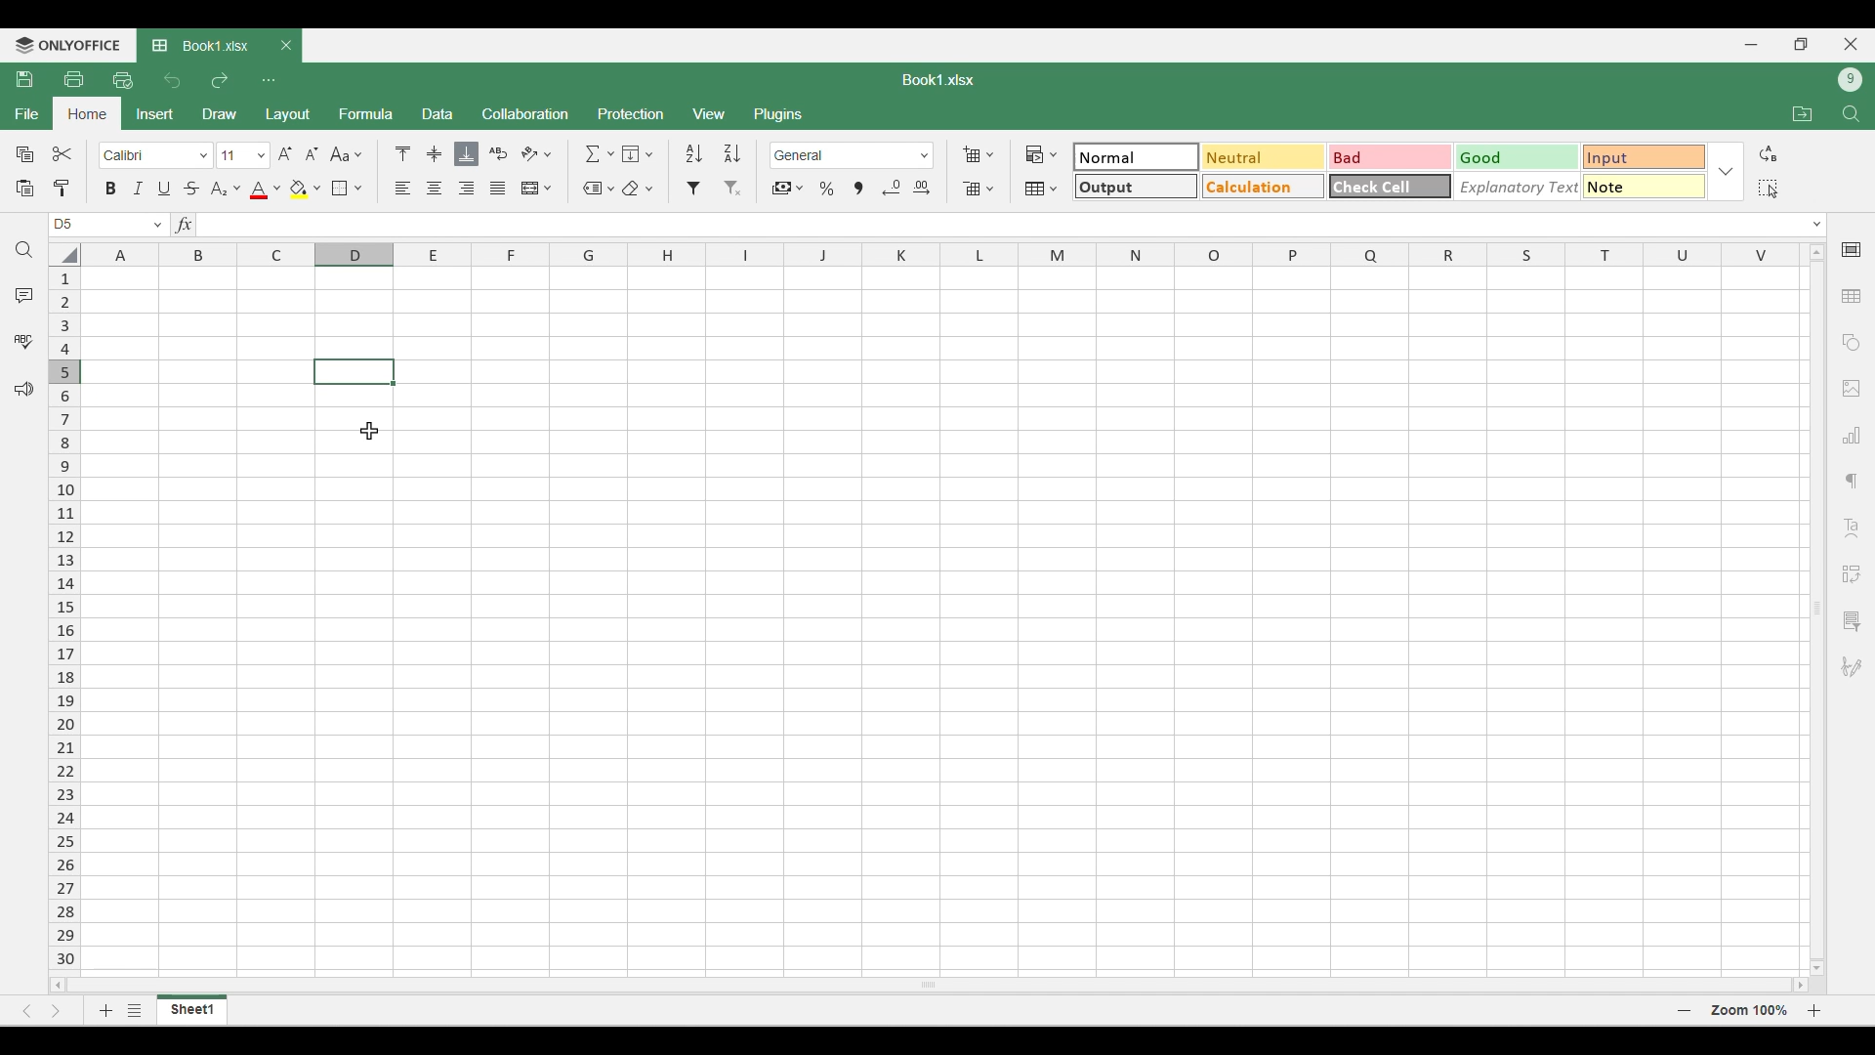 This screenshot has width=1875, height=1055. I want to click on Wrap text, so click(499, 153).